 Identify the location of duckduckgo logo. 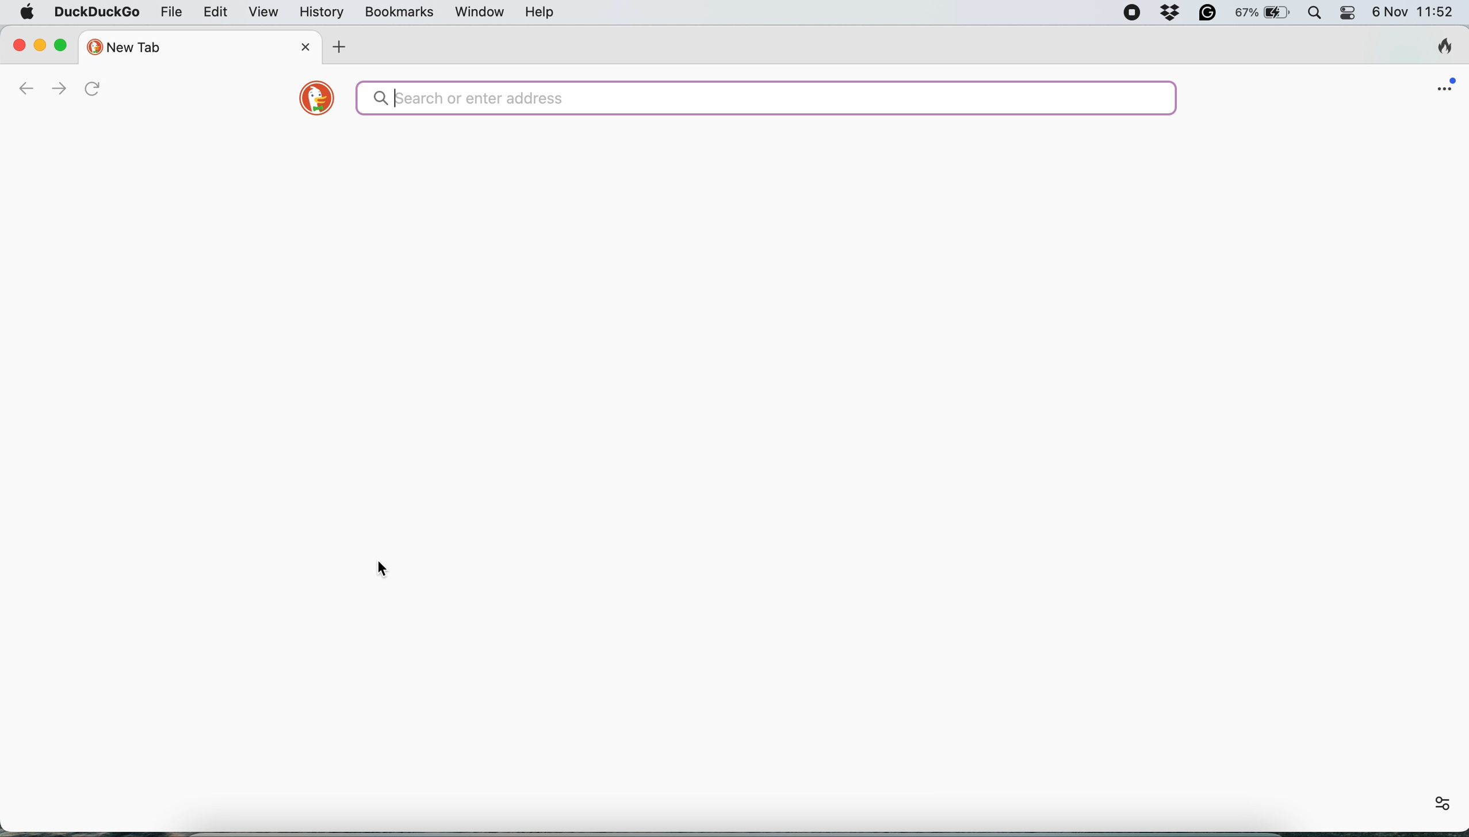
(312, 101).